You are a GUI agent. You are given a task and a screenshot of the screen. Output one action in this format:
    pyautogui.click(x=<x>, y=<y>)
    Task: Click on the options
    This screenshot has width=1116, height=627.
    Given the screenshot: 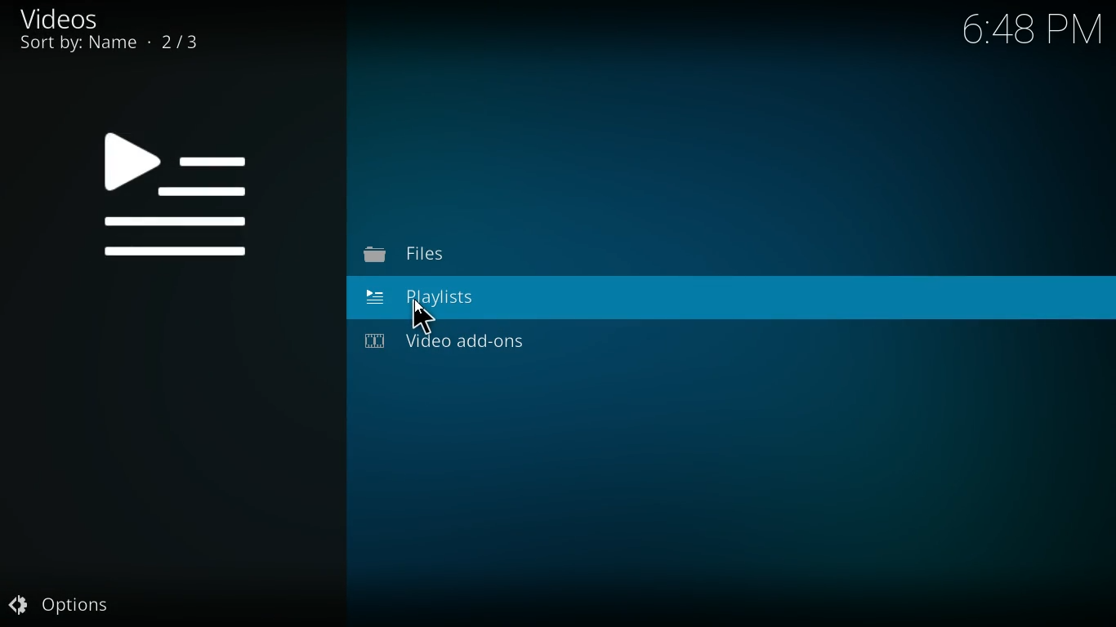 What is the action you would take?
    pyautogui.click(x=60, y=607)
    